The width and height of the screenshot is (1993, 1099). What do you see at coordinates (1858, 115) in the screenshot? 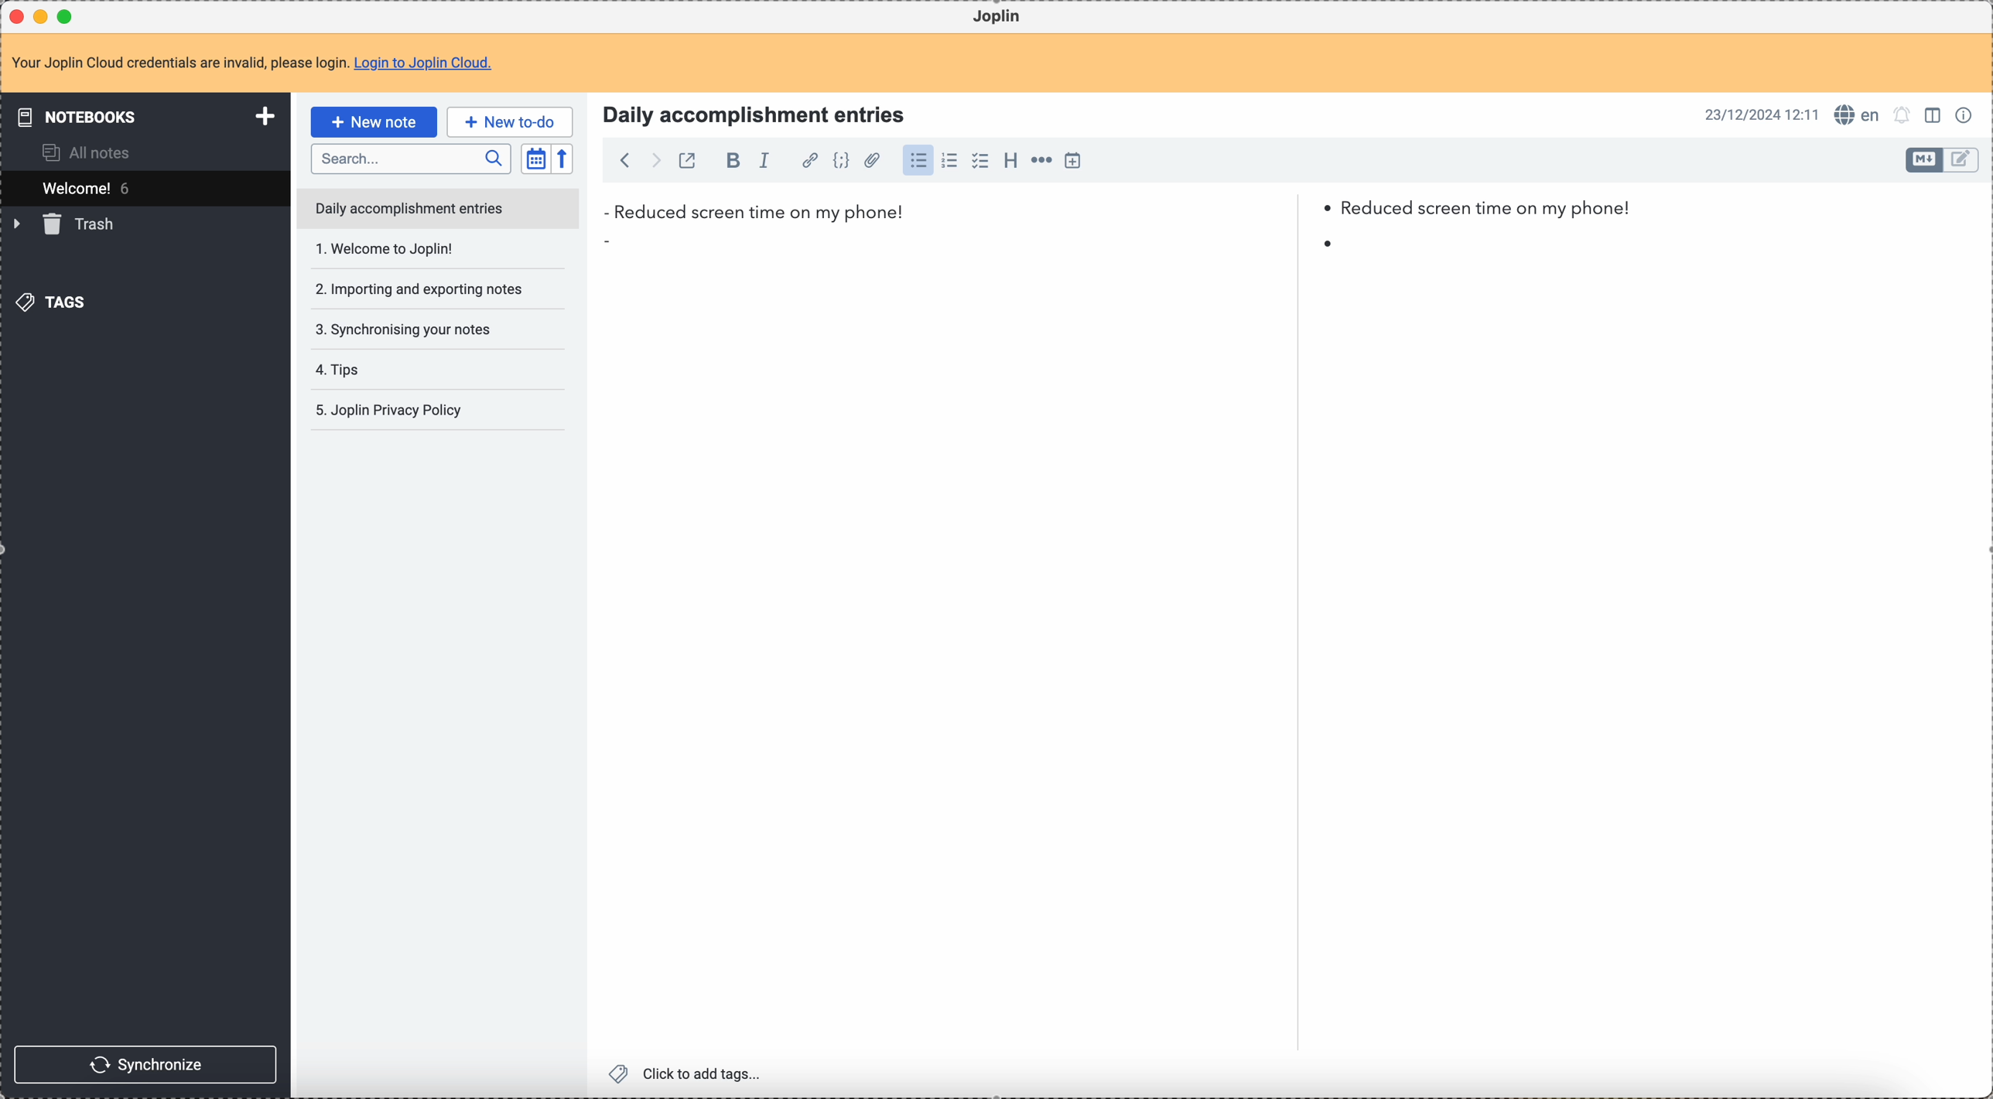
I see `spell checker` at bounding box center [1858, 115].